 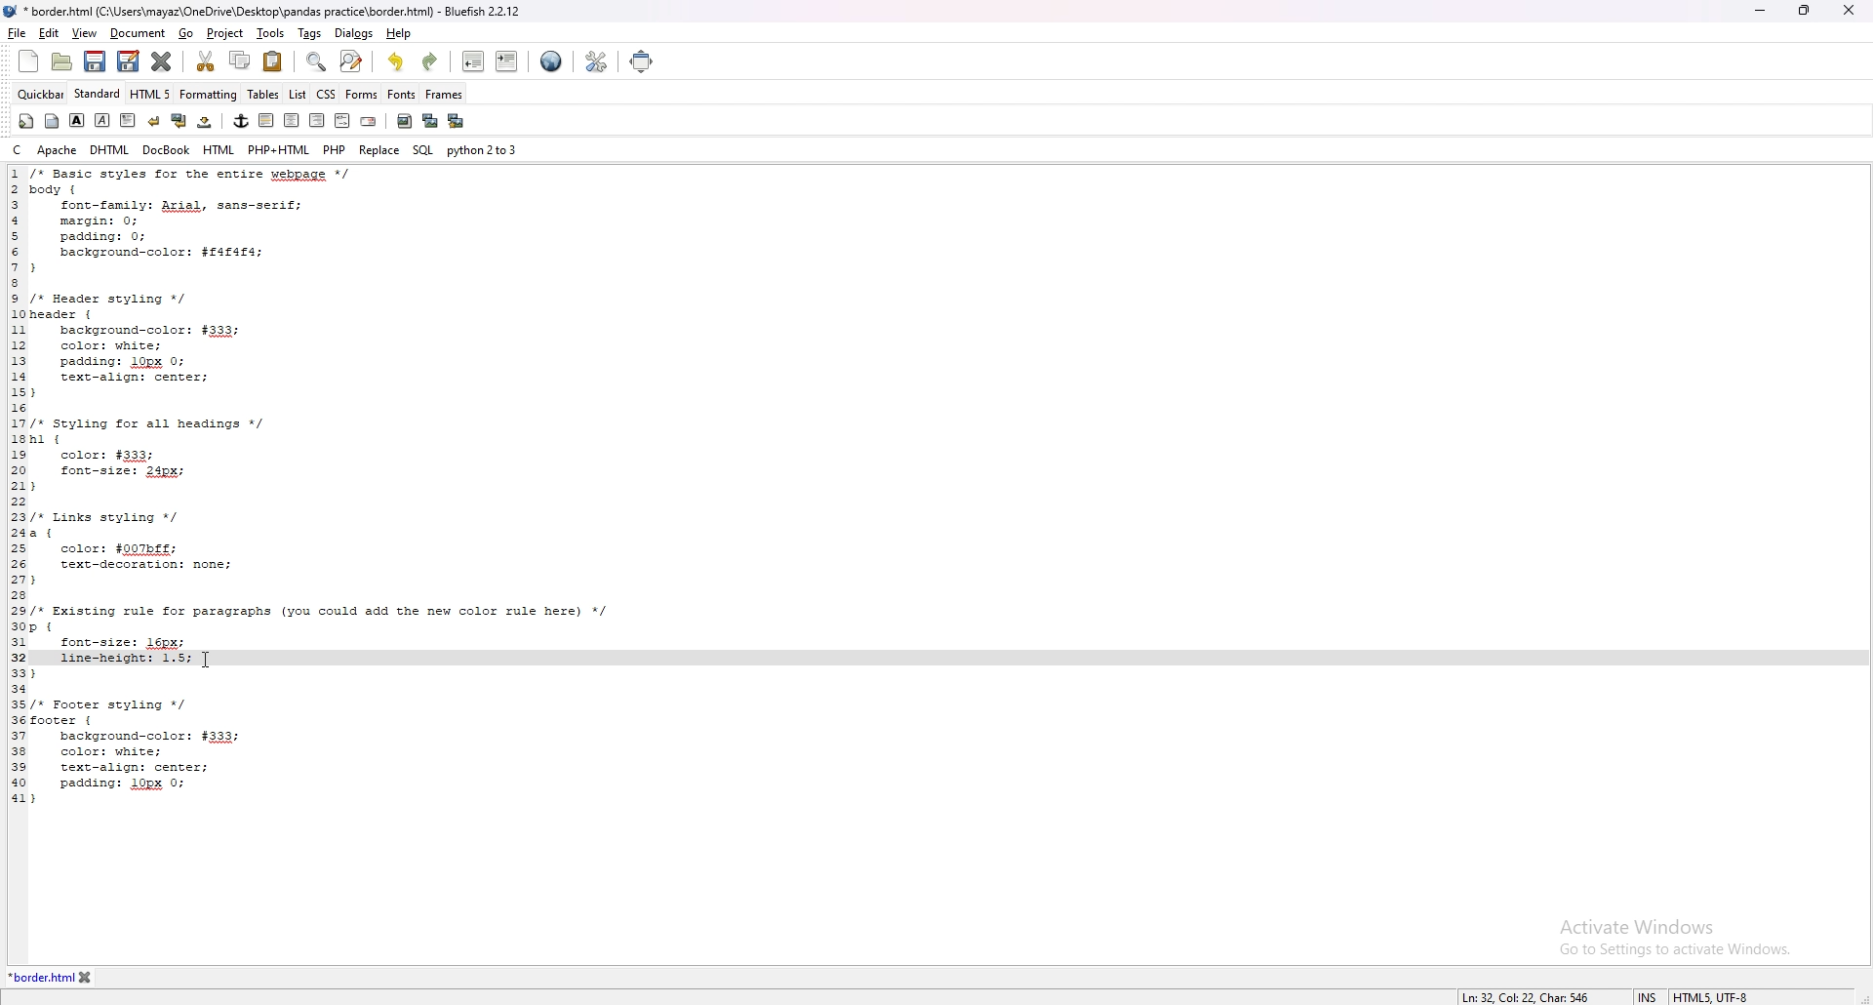 I want to click on edit preference, so click(x=595, y=60).